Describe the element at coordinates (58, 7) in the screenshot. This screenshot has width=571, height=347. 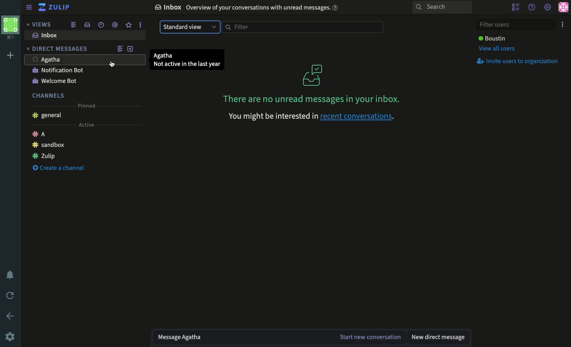
I see `Zulip` at that location.